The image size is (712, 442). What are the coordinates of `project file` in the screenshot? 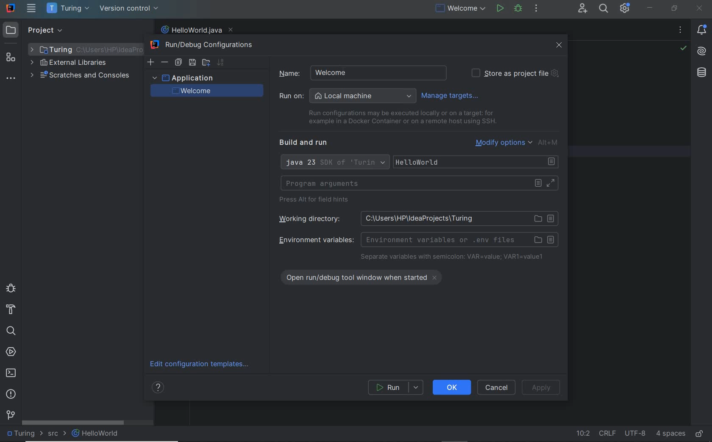 It's located at (23, 433).